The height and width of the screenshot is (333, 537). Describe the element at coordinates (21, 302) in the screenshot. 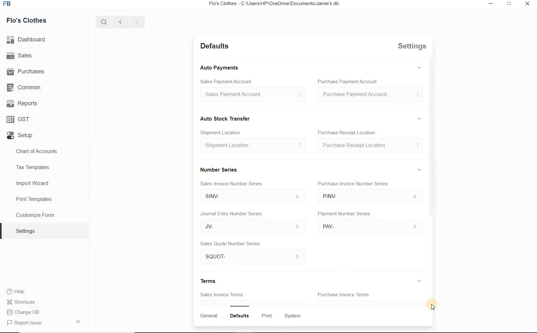

I see `Shortcuts` at that location.